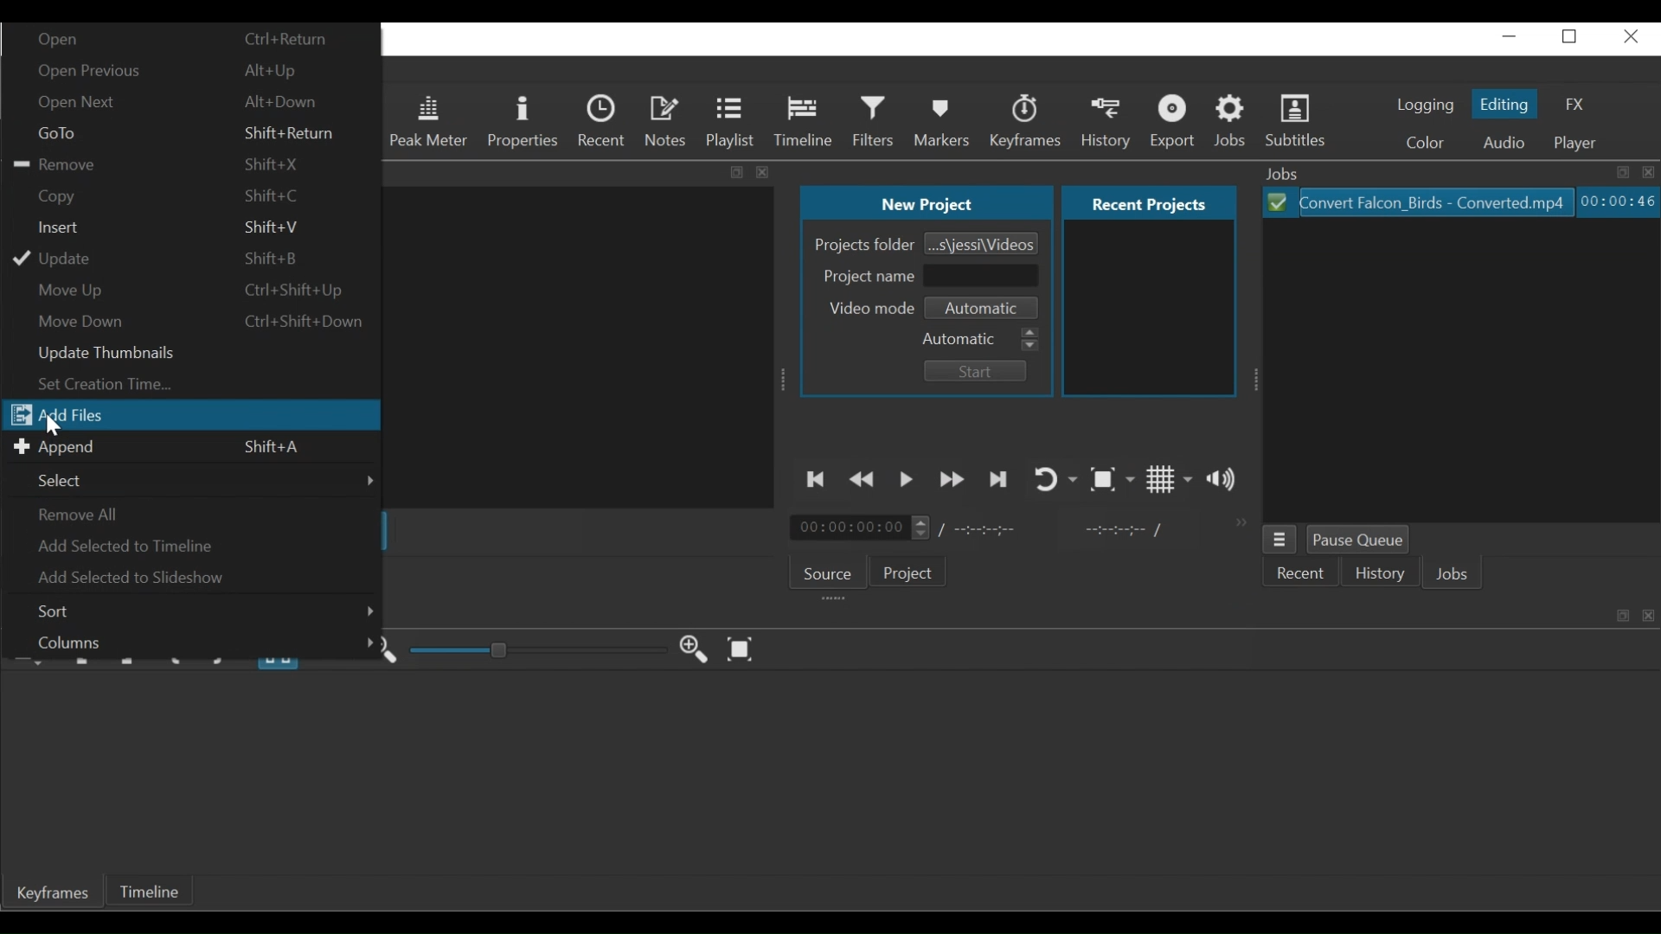 The image size is (1661, 934). I want to click on Project Name , so click(865, 276).